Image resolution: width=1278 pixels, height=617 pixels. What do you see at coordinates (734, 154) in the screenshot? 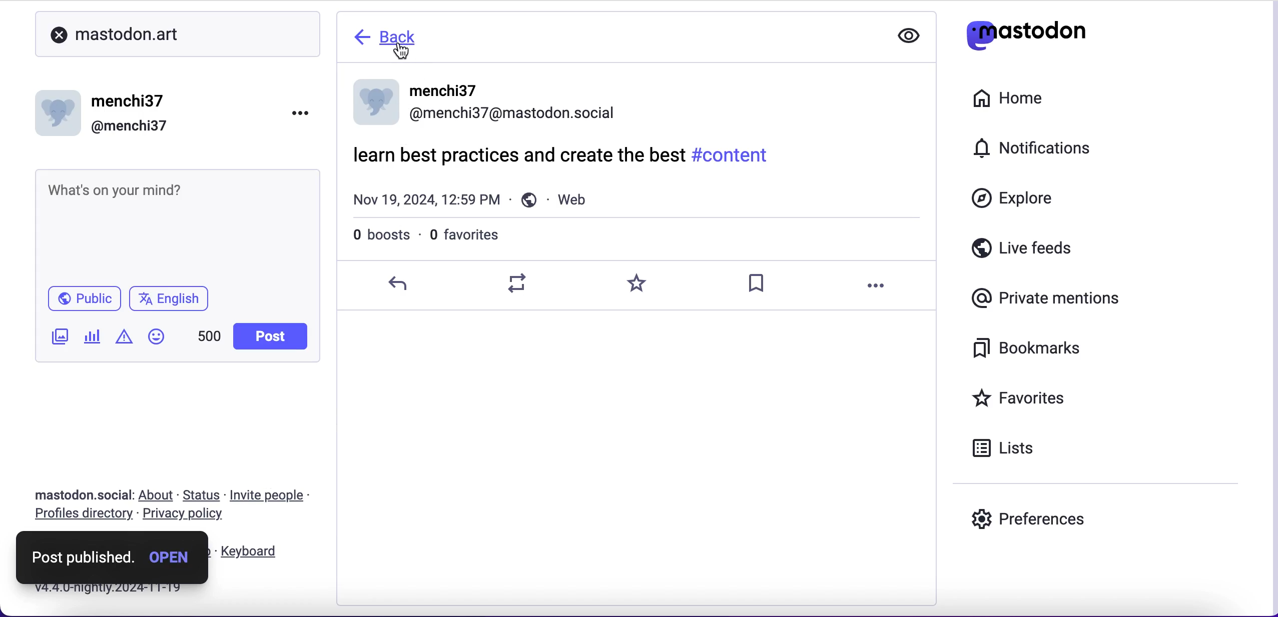
I see `#content` at bounding box center [734, 154].